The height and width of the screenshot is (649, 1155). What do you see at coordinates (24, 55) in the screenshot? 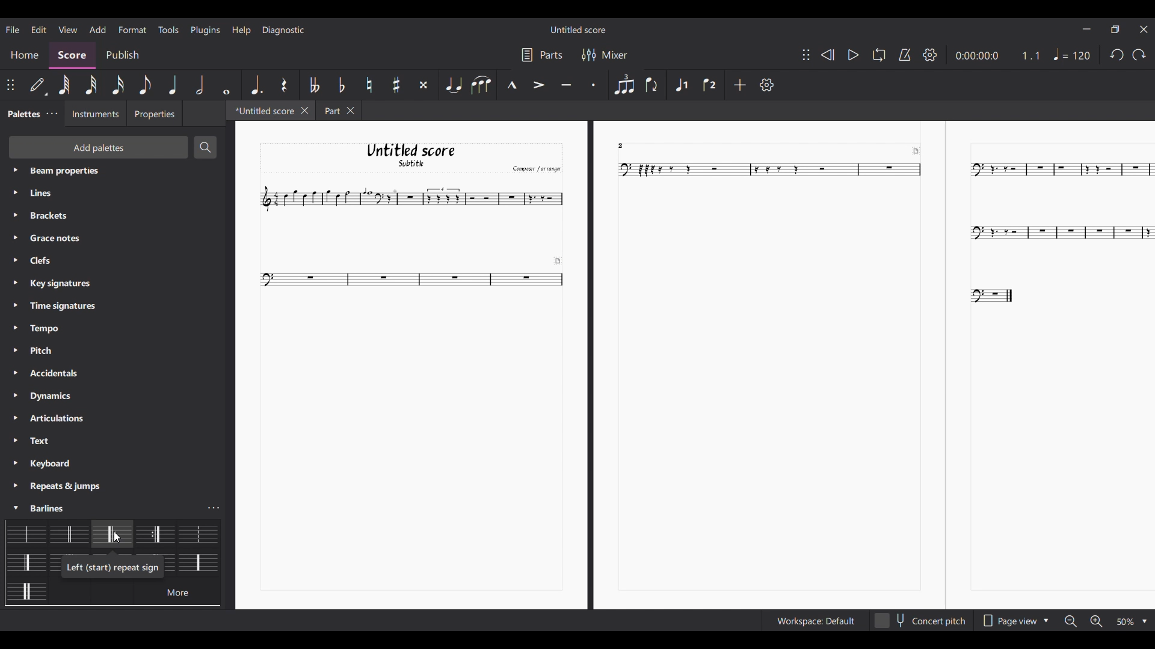
I see `Home section` at bounding box center [24, 55].